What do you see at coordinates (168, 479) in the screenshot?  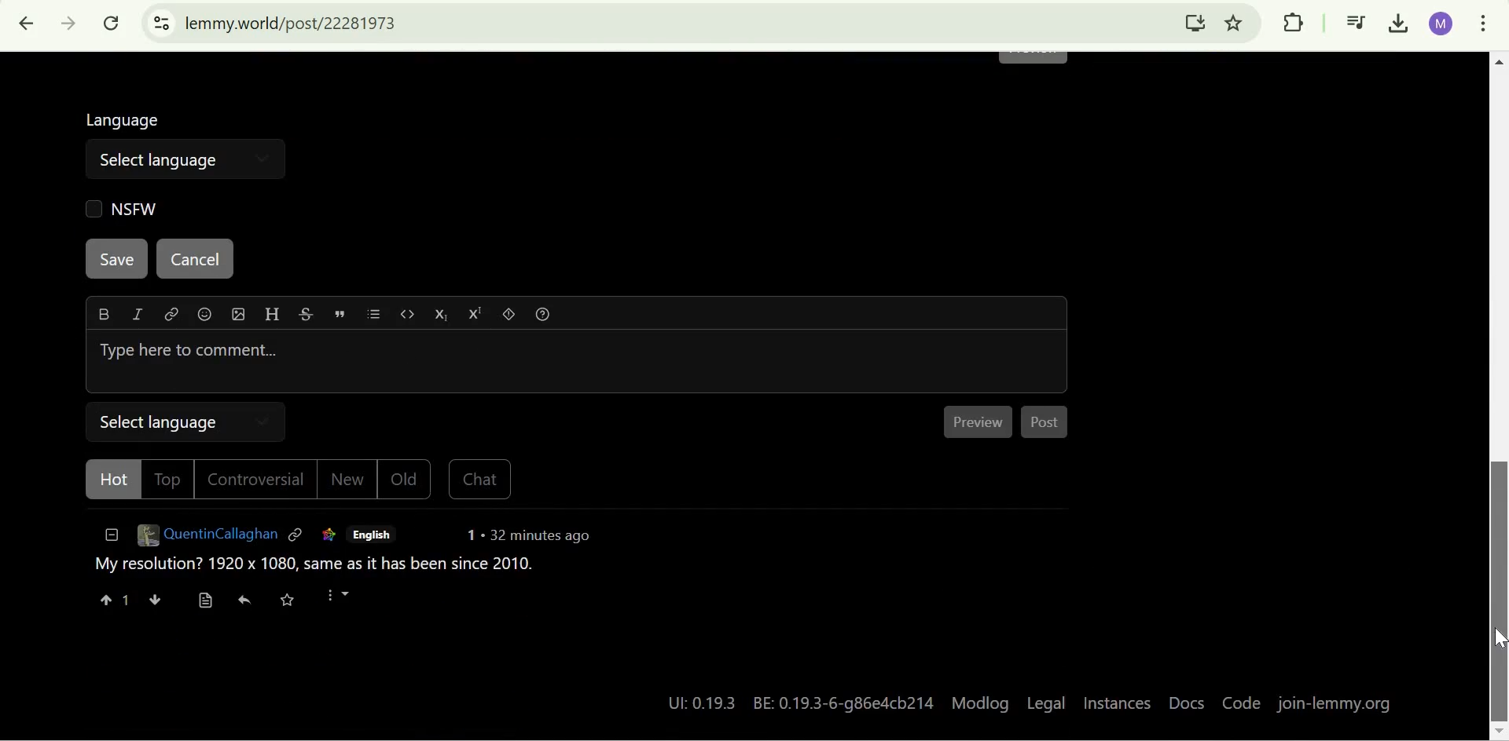 I see `Top` at bounding box center [168, 479].